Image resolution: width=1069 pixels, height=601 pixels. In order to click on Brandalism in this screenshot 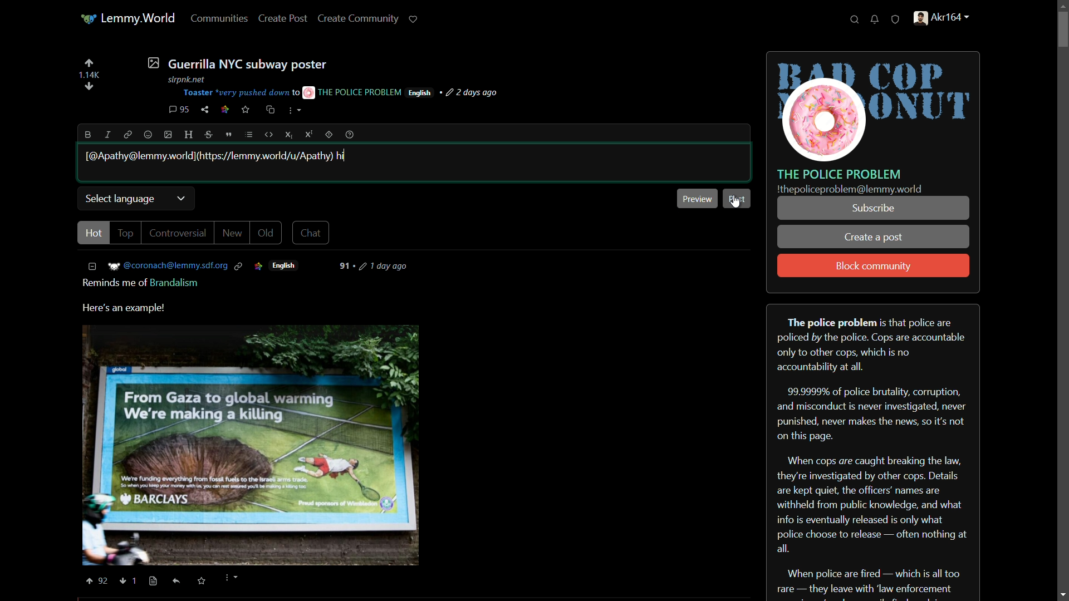, I will do `click(176, 283)`.